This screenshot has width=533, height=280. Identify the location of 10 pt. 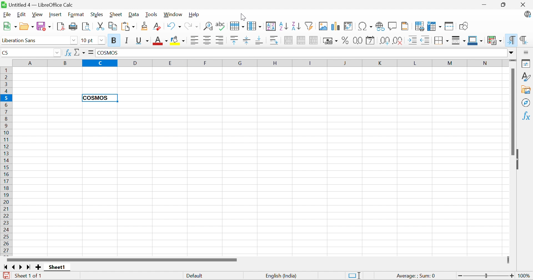
(89, 40).